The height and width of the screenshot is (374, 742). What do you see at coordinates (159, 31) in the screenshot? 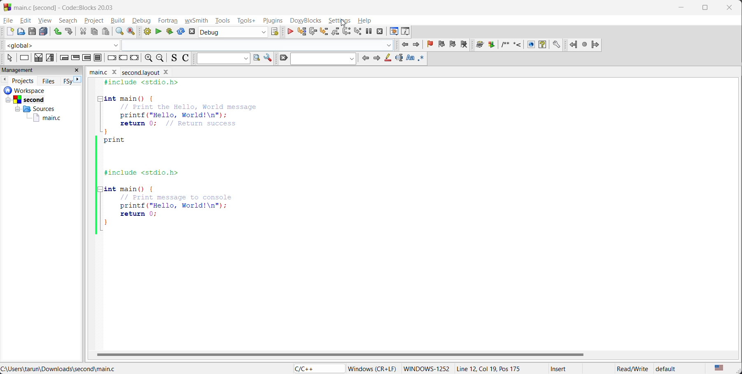
I see `run` at bounding box center [159, 31].